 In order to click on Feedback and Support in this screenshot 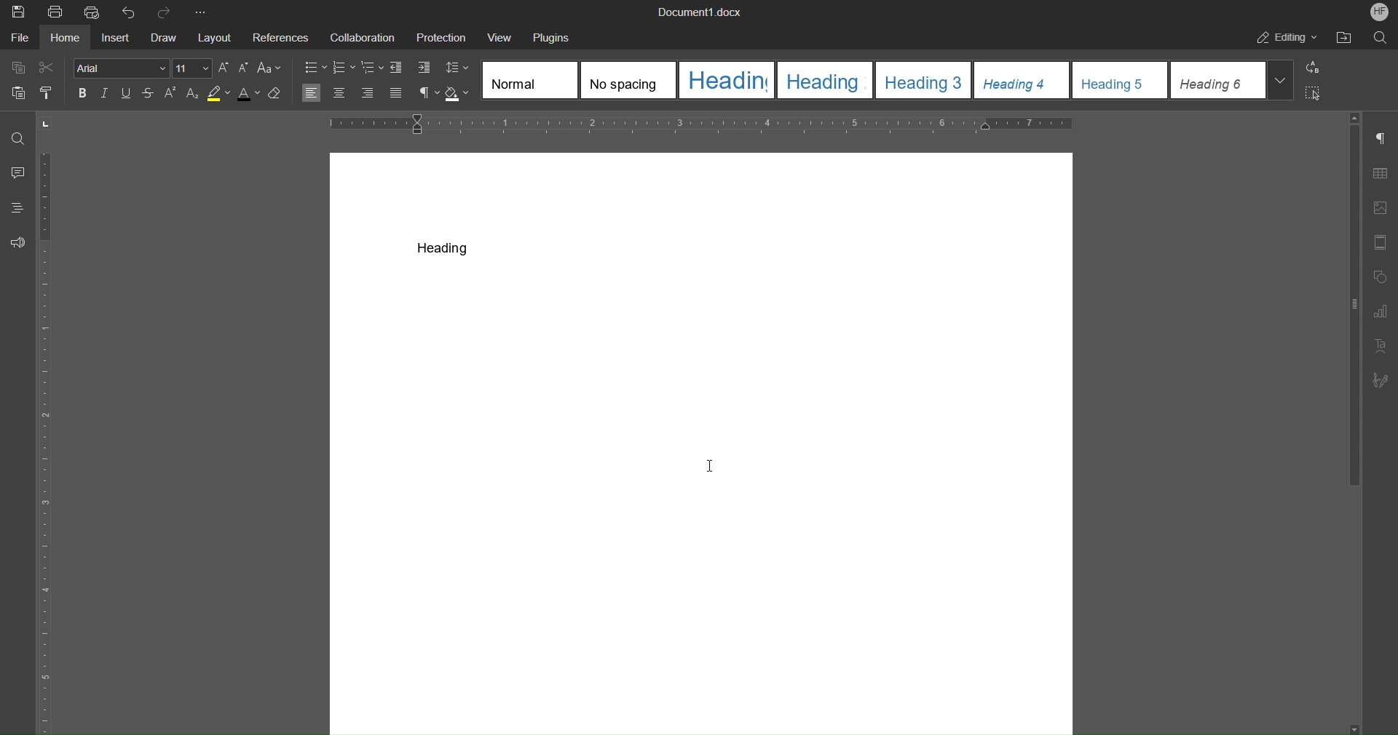, I will do `click(17, 242)`.